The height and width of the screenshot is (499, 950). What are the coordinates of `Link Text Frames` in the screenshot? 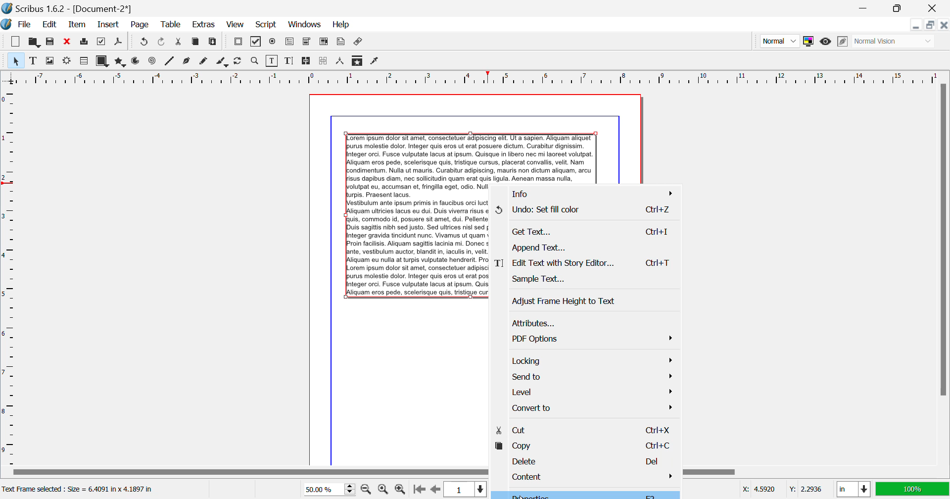 It's located at (307, 61).